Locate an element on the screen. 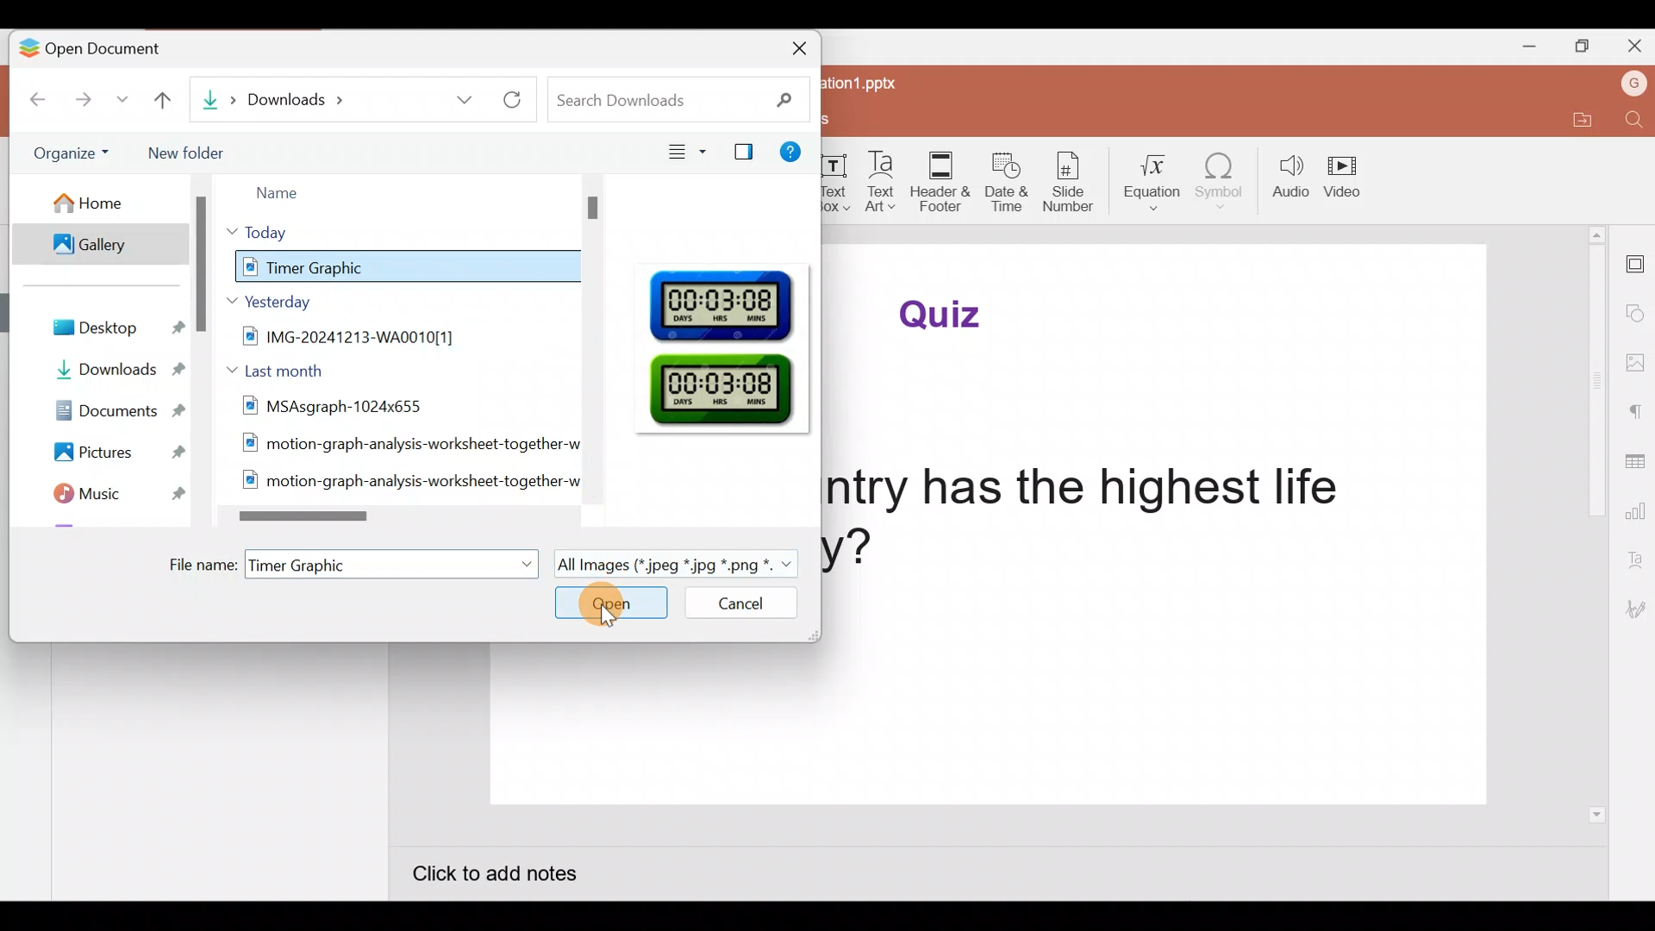 Image resolution: width=1655 pixels, height=931 pixels. Open file location is located at coordinates (1579, 123).